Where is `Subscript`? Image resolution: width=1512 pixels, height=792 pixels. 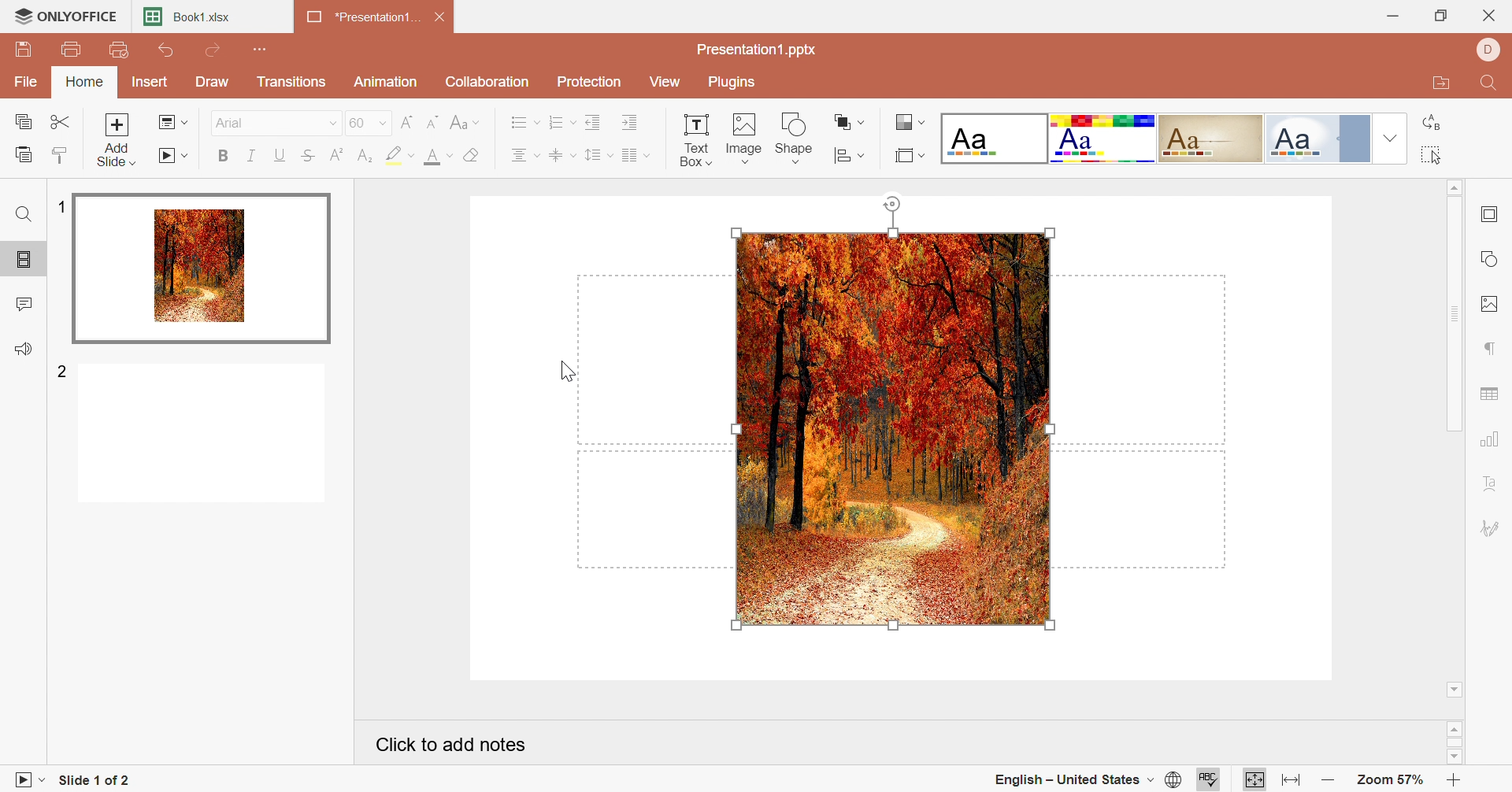
Subscript is located at coordinates (365, 156).